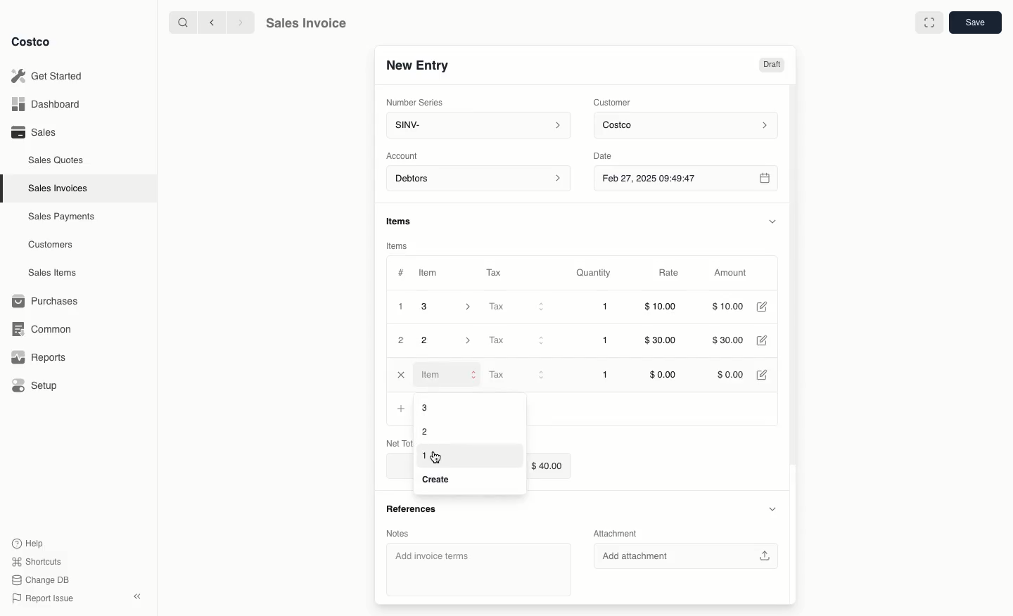 Image resolution: width=1013 pixels, height=616 pixels. Describe the element at coordinates (397, 442) in the screenshot. I see `Net Total` at that location.